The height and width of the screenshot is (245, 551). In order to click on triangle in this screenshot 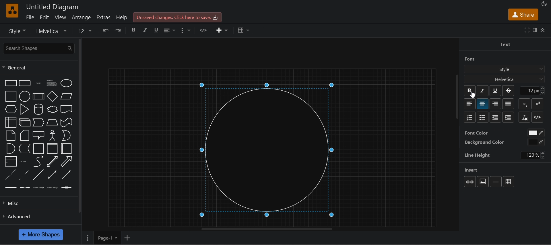, I will do `click(26, 109)`.